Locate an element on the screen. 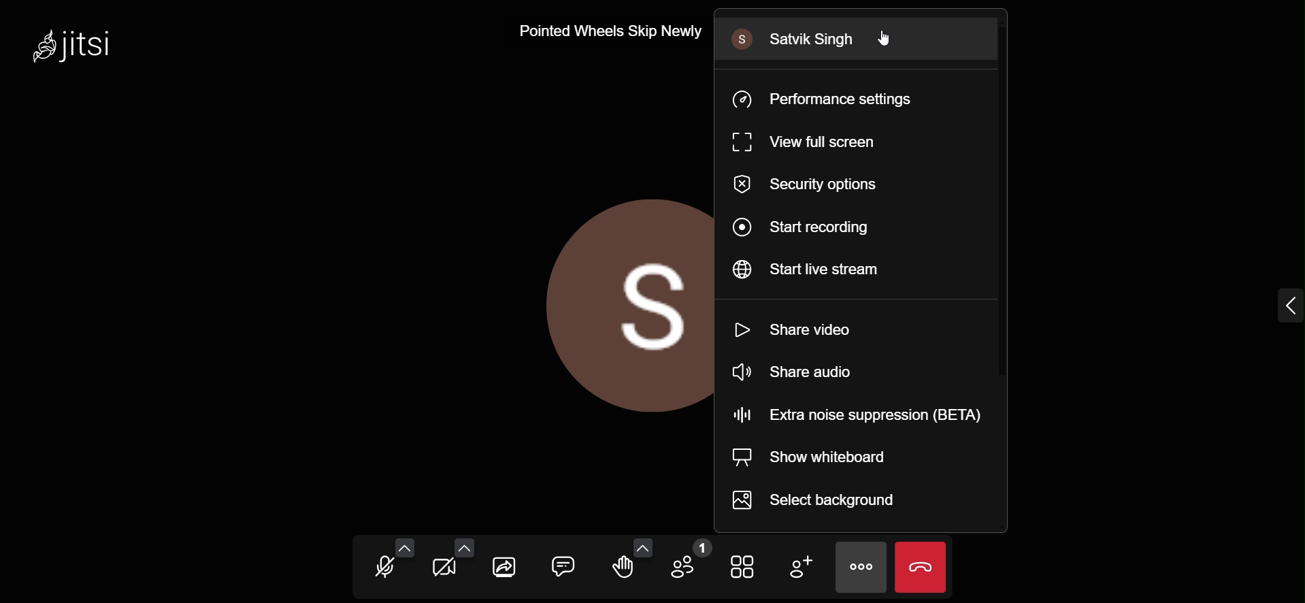  unmute mic is located at coordinates (380, 569).